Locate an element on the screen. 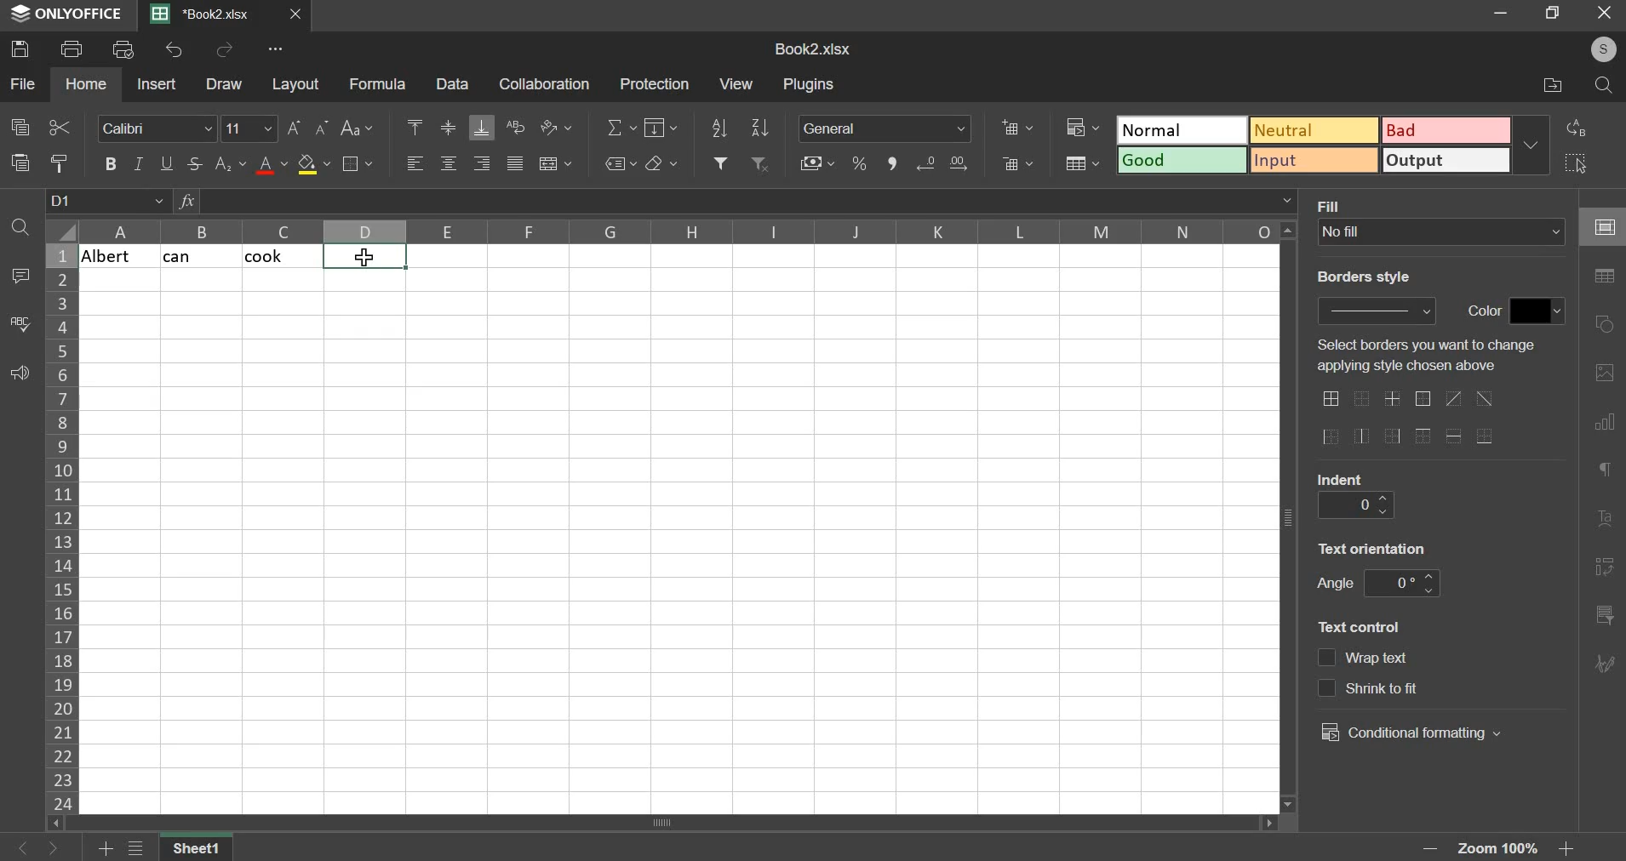  font size is located at coordinates (249, 128).